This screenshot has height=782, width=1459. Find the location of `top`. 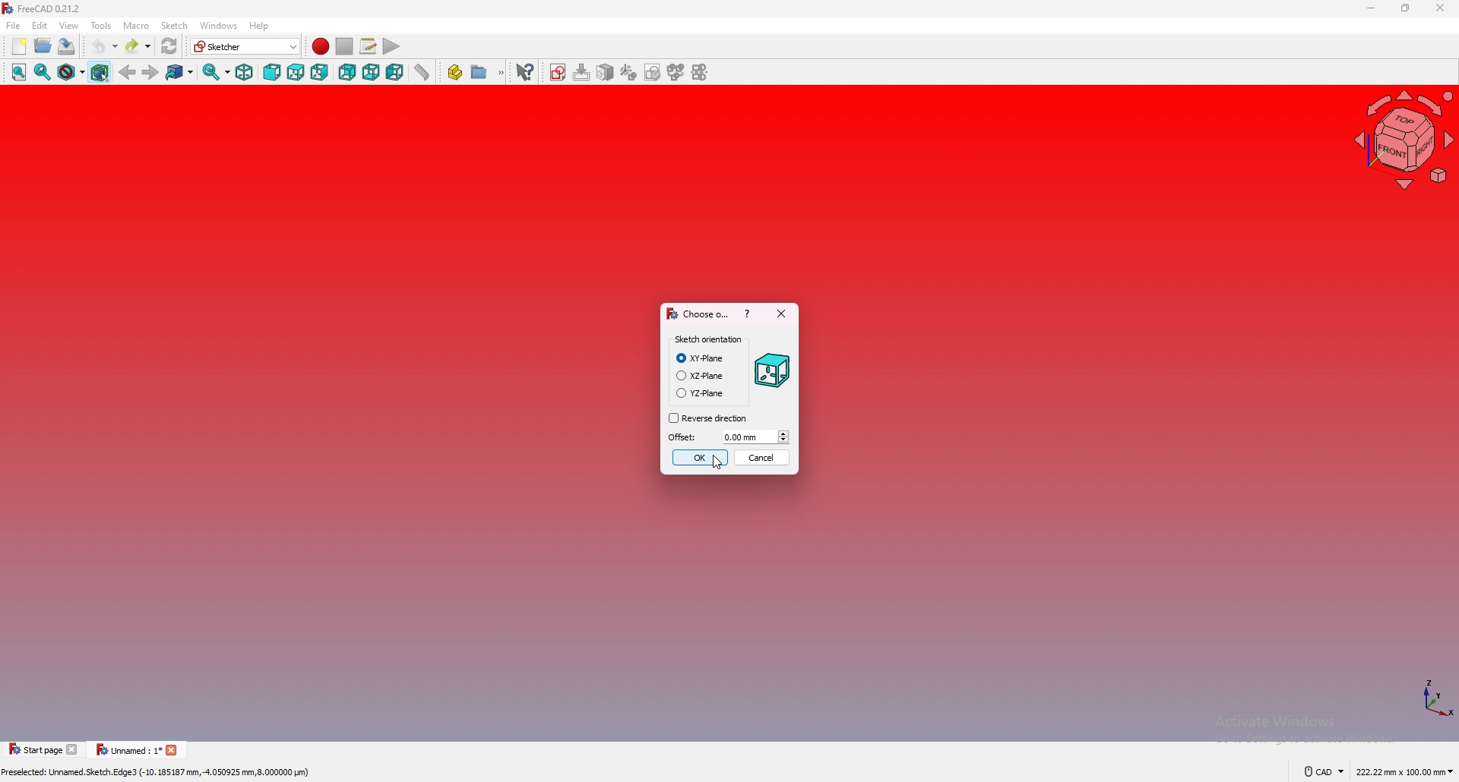

top is located at coordinates (296, 72).